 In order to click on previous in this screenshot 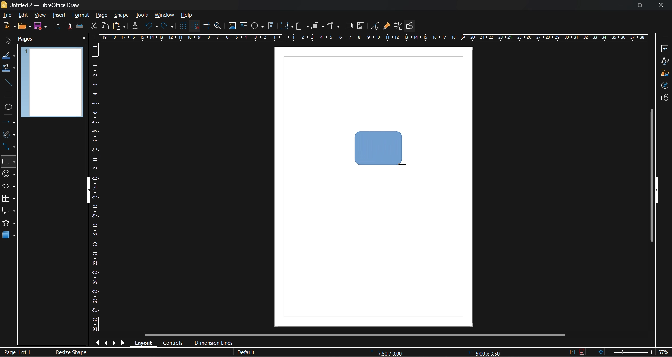, I will do `click(105, 342)`.